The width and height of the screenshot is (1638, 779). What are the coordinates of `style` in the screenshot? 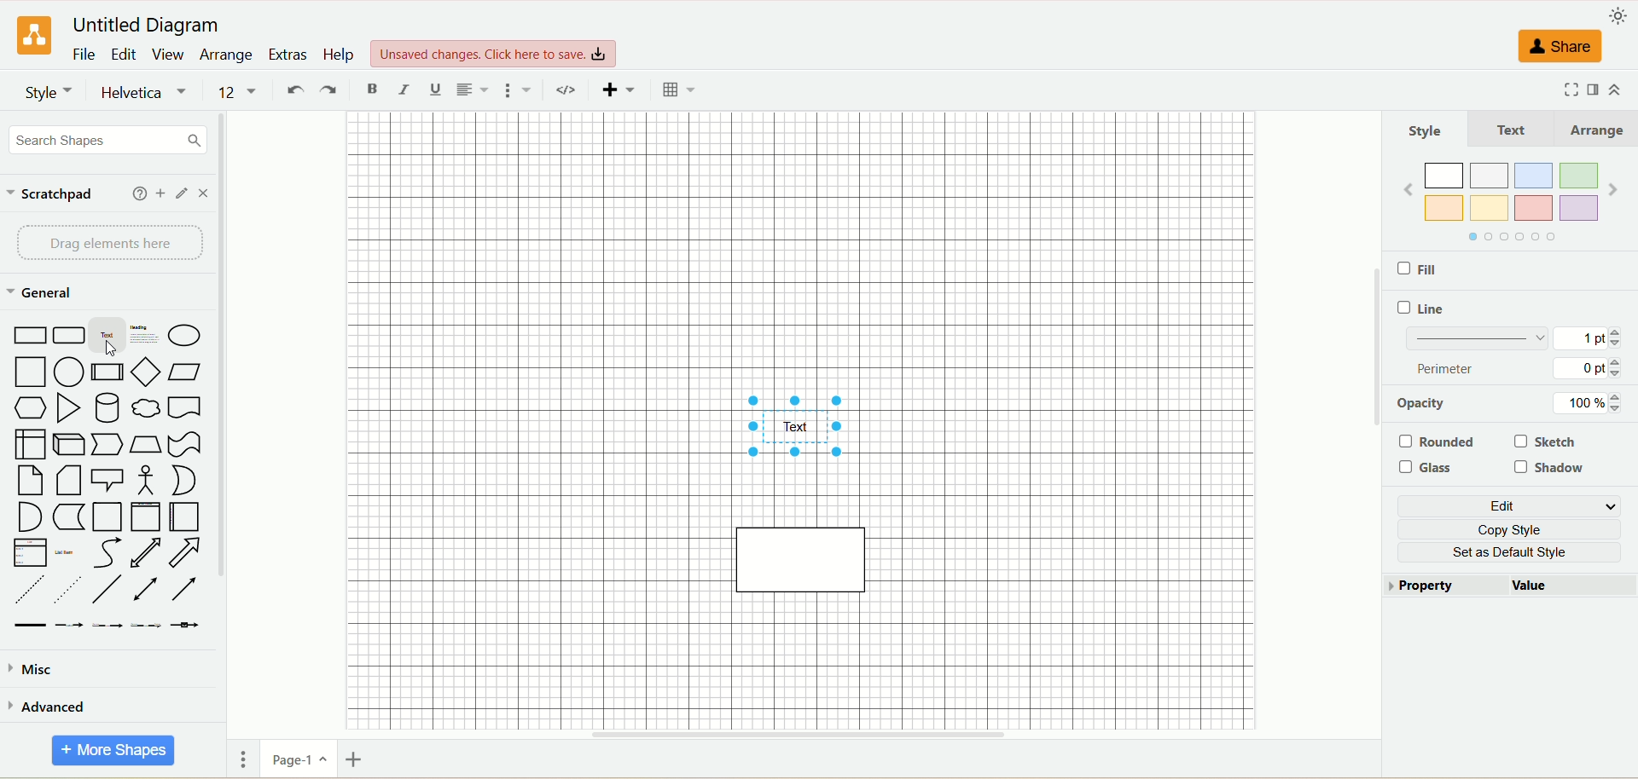 It's located at (49, 92).